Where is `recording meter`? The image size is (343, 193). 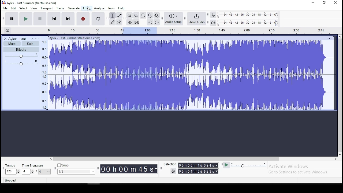 recording meter is located at coordinates (215, 14).